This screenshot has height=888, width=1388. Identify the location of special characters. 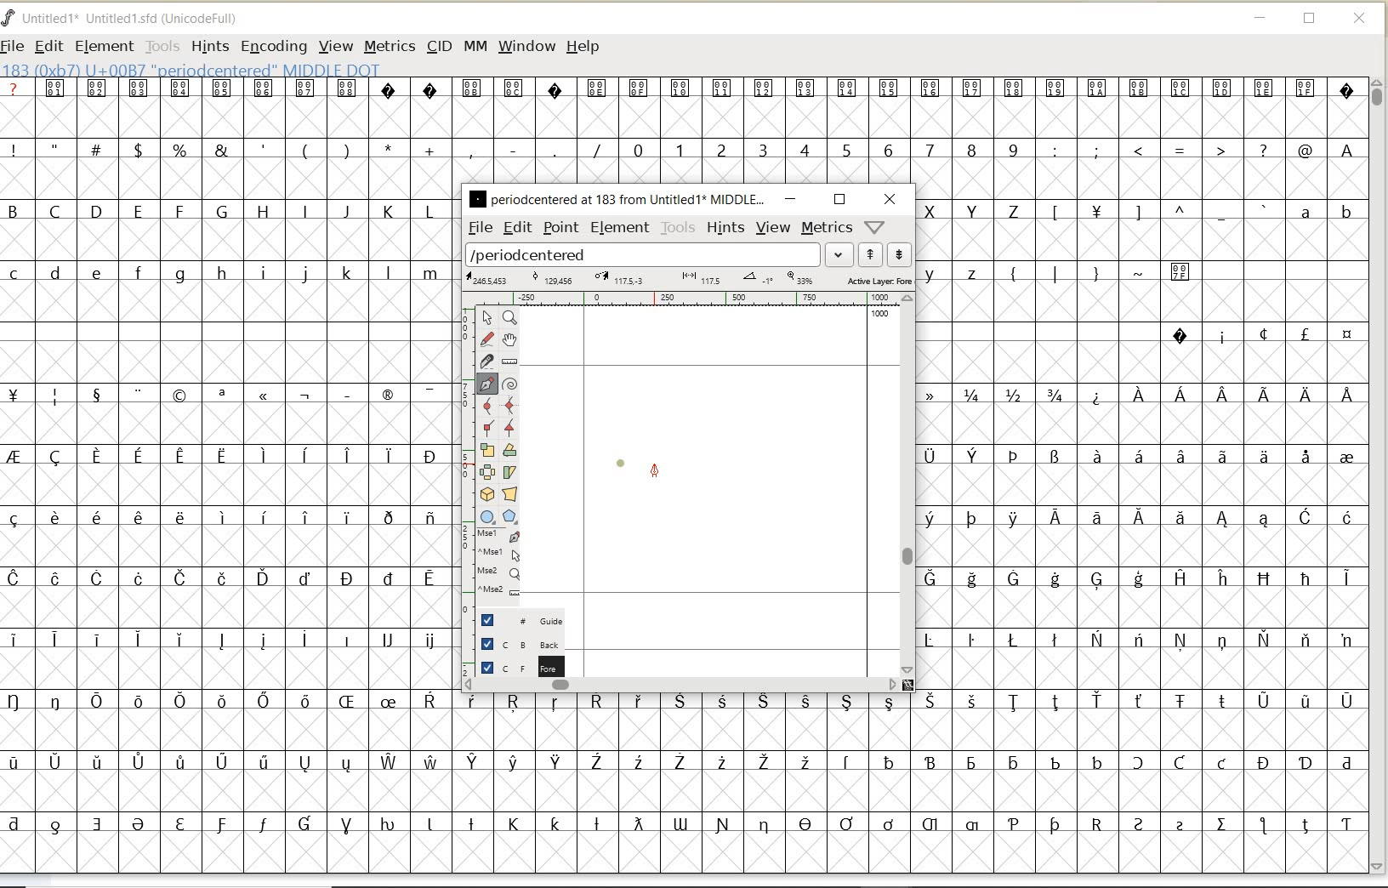
(1261, 334).